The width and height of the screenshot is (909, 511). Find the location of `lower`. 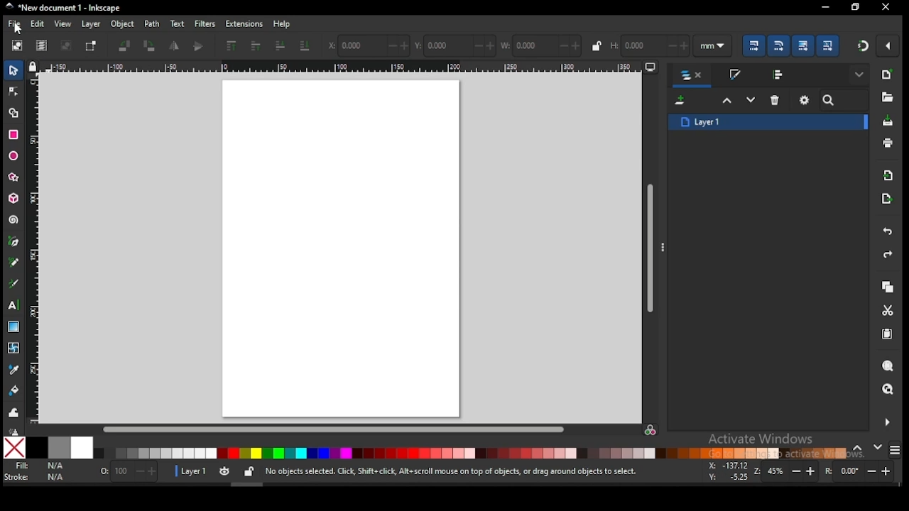

lower is located at coordinates (281, 46).